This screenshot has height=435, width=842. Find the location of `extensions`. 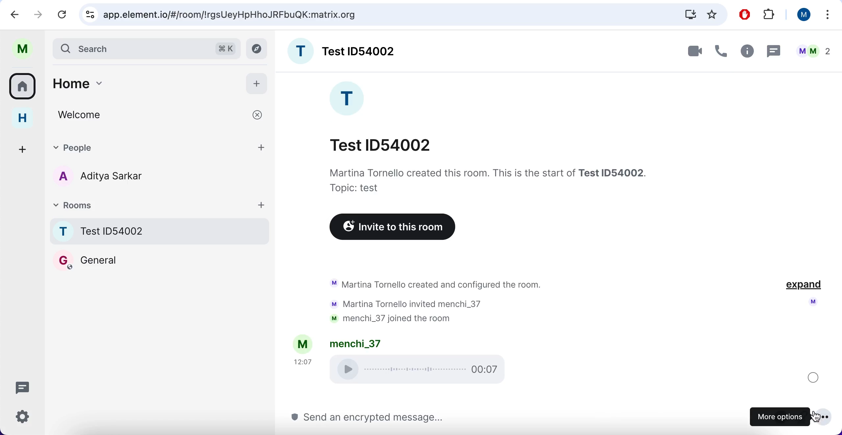

extensions is located at coordinates (769, 14).